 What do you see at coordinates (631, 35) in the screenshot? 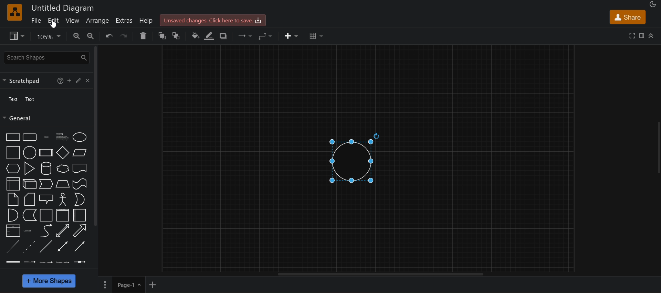
I see `fullscreen` at bounding box center [631, 35].